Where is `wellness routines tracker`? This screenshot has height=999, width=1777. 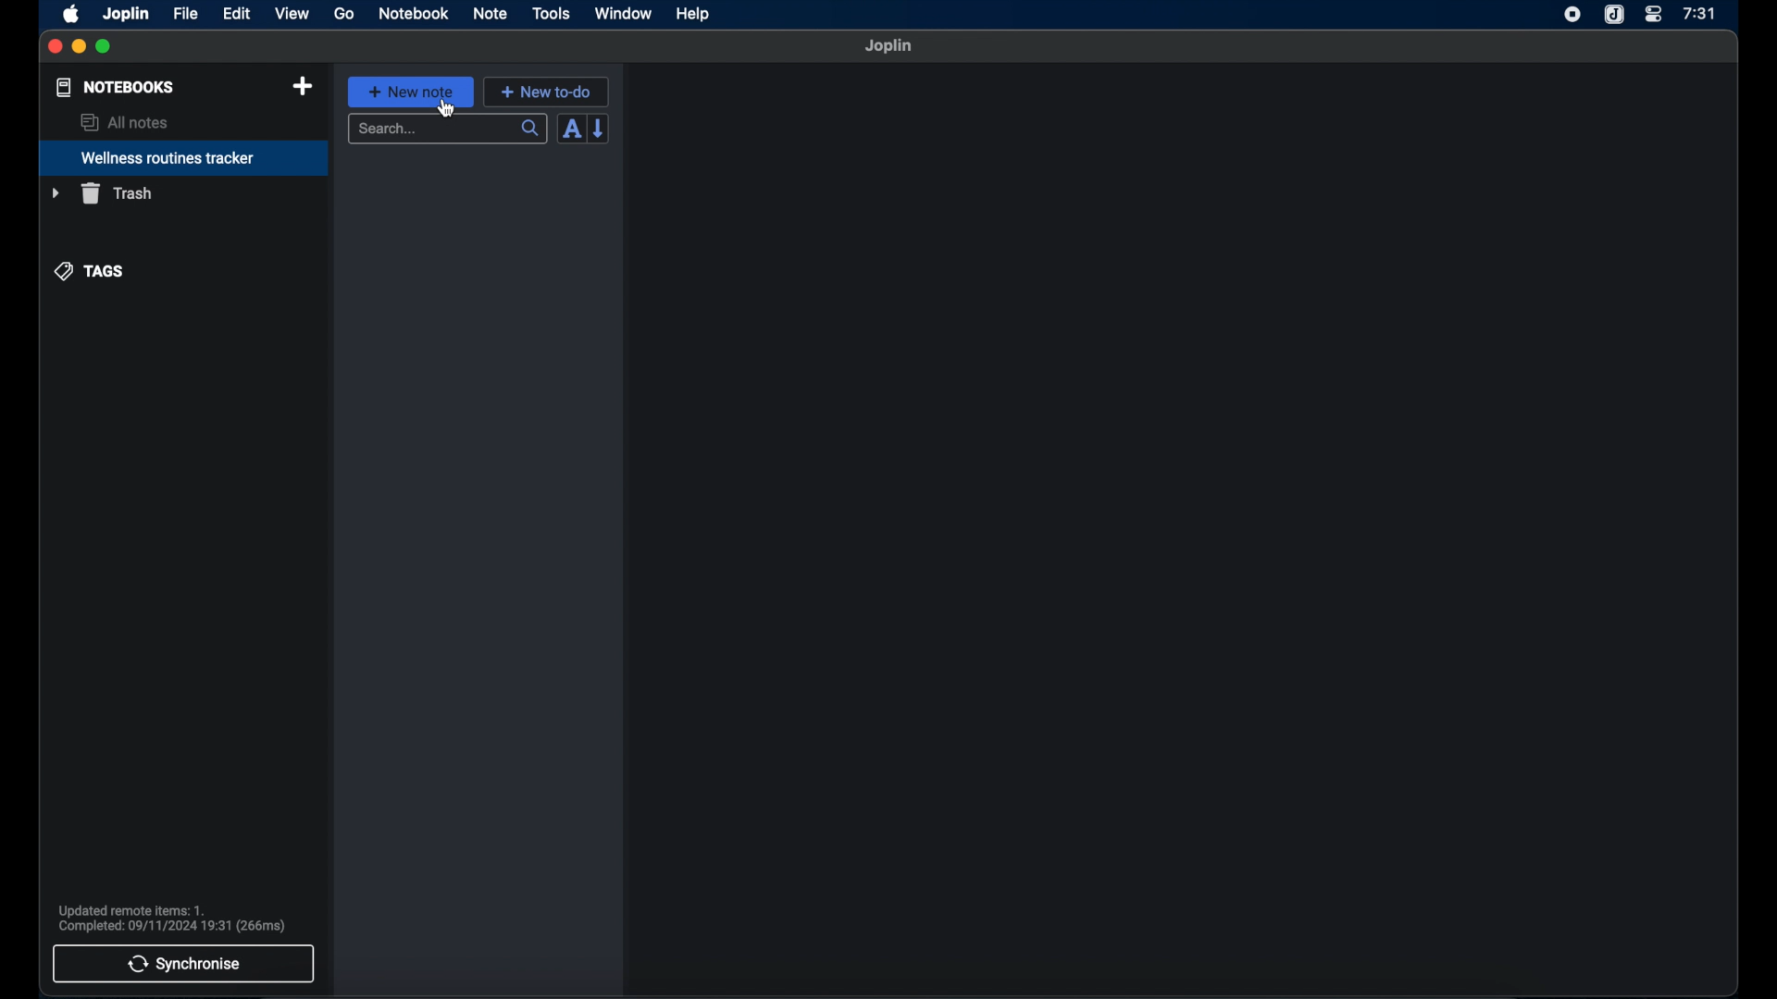 wellness routines tracker is located at coordinates (184, 158).